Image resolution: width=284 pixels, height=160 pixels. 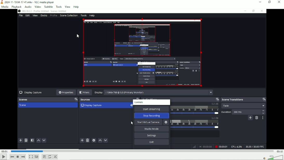 I want to click on Next, so click(x=23, y=157).